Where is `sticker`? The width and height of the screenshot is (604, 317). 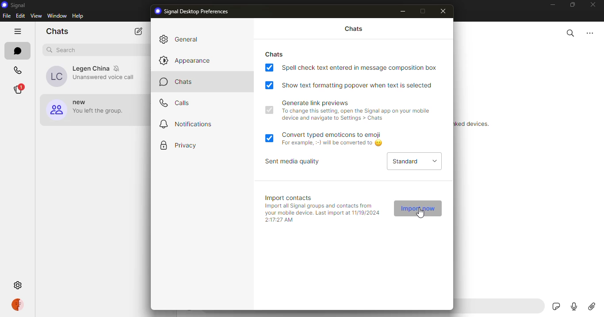
sticker is located at coordinates (556, 307).